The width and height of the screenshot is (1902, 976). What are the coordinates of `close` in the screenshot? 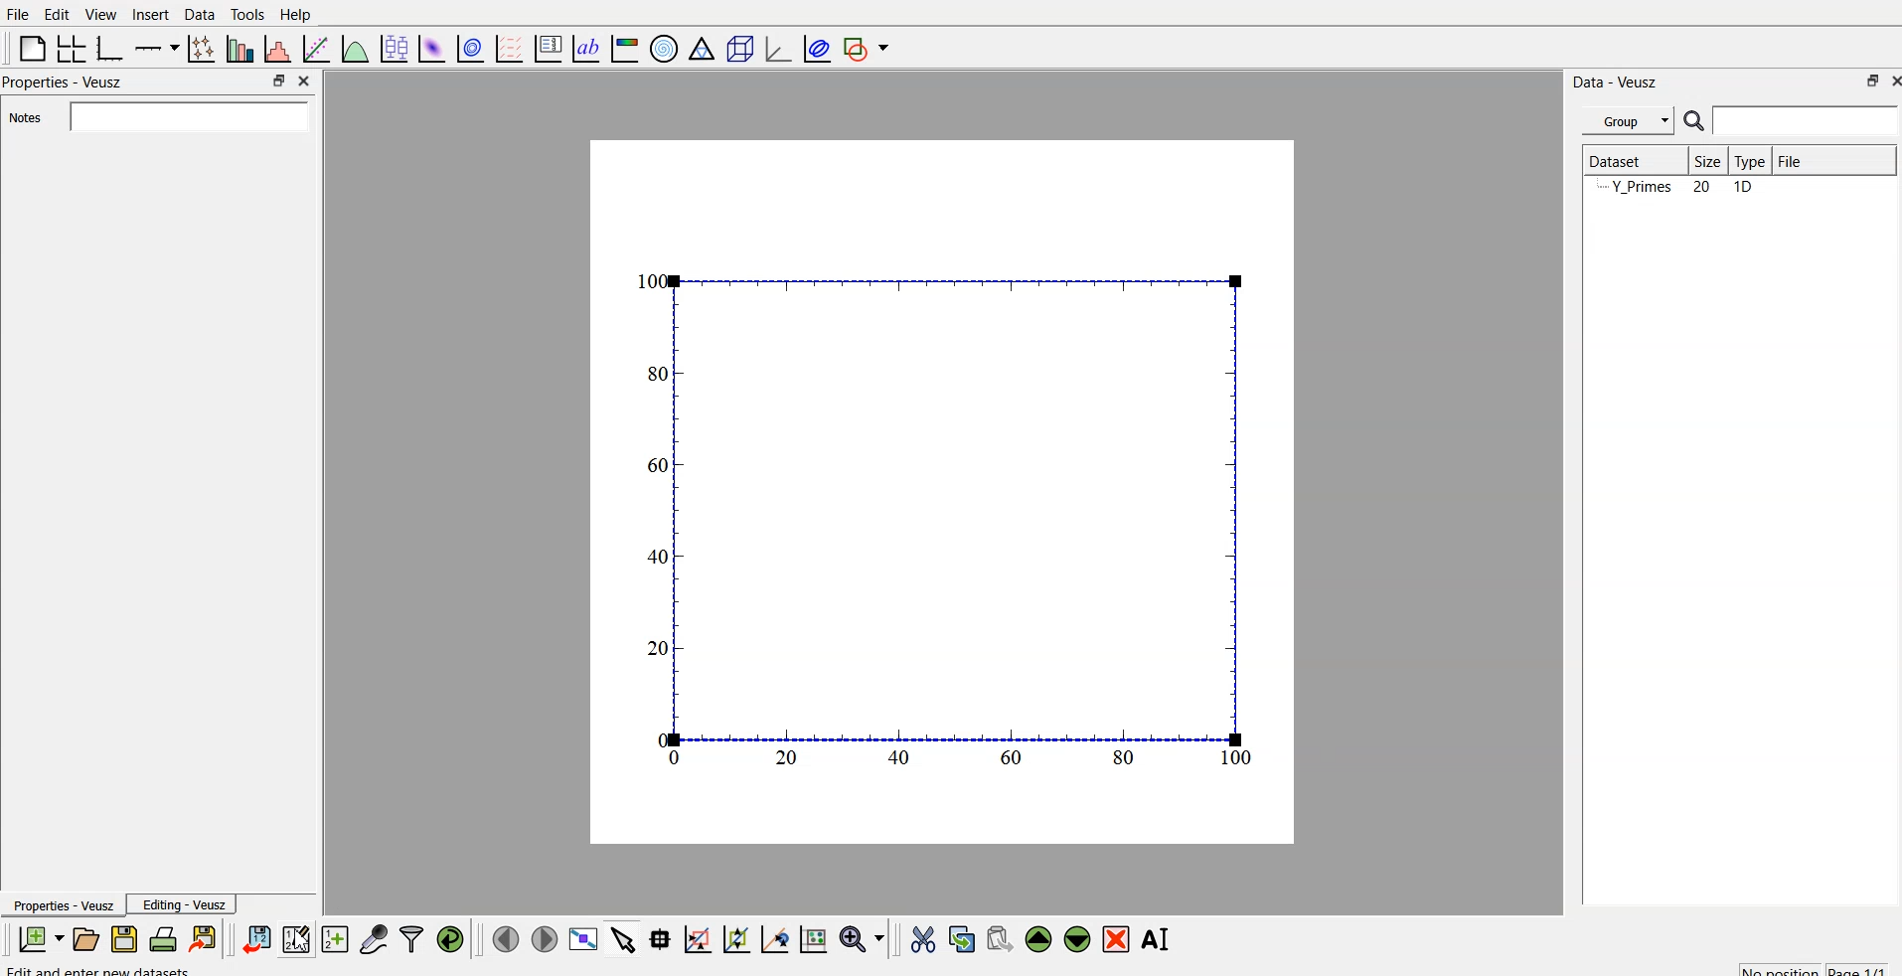 It's located at (1890, 82).